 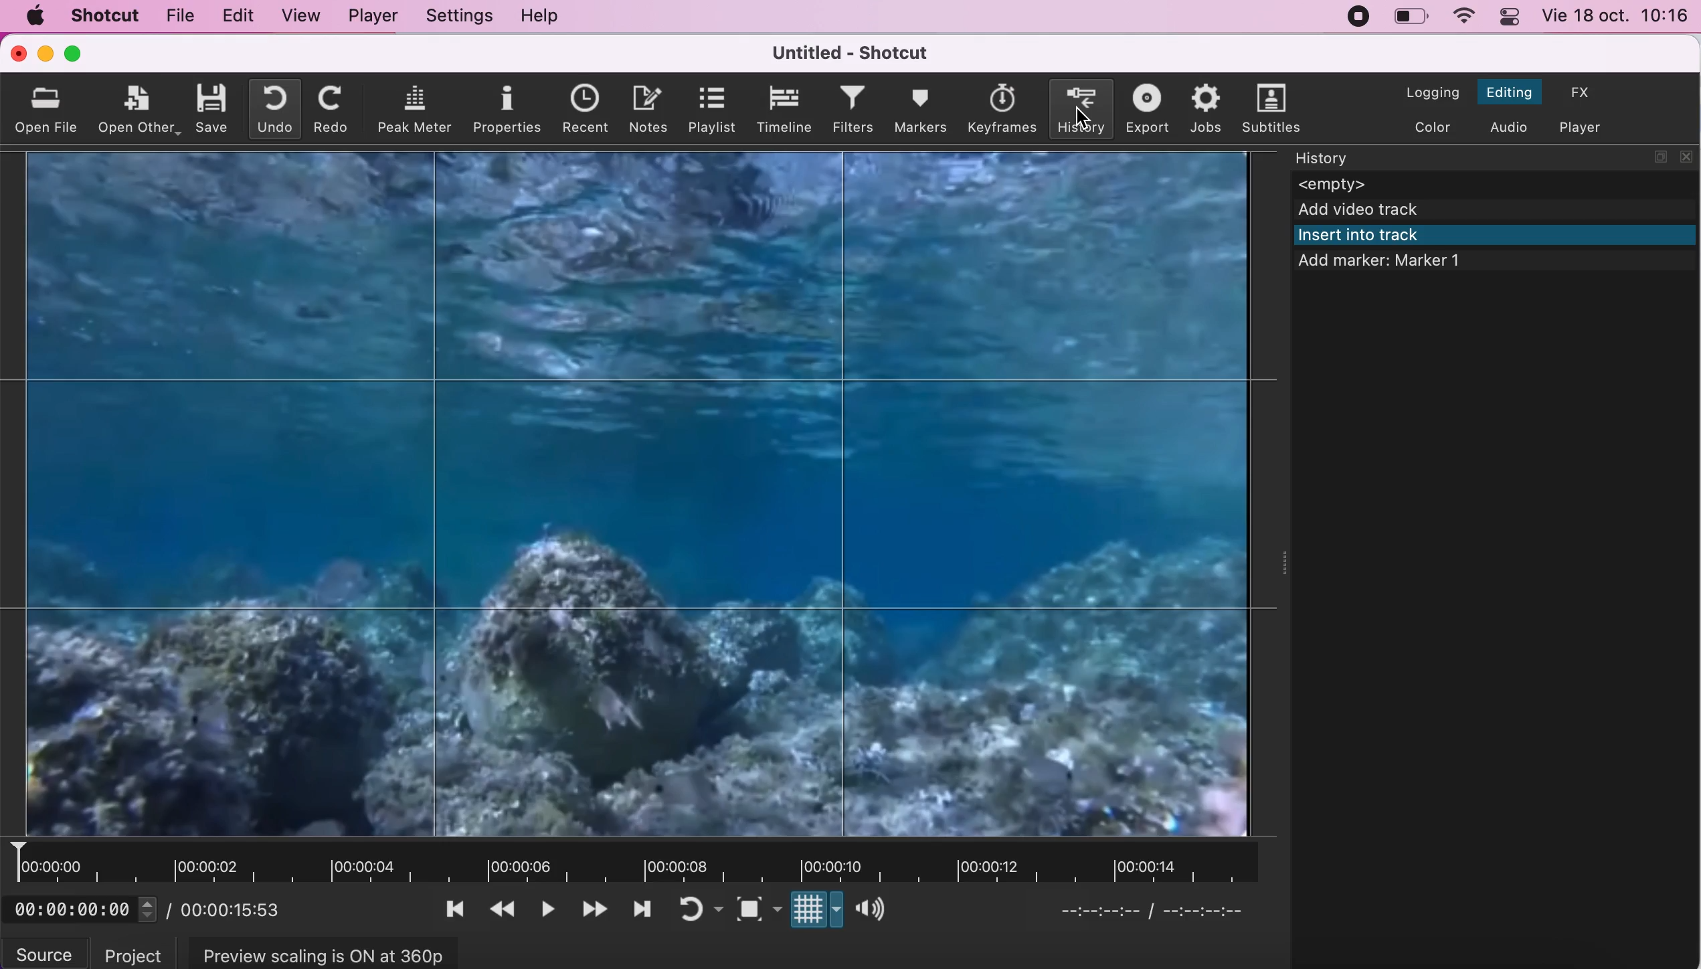 What do you see at coordinates (106, 16) in the screenshot?
I see `shotcut` at bounding box center [106, 16].